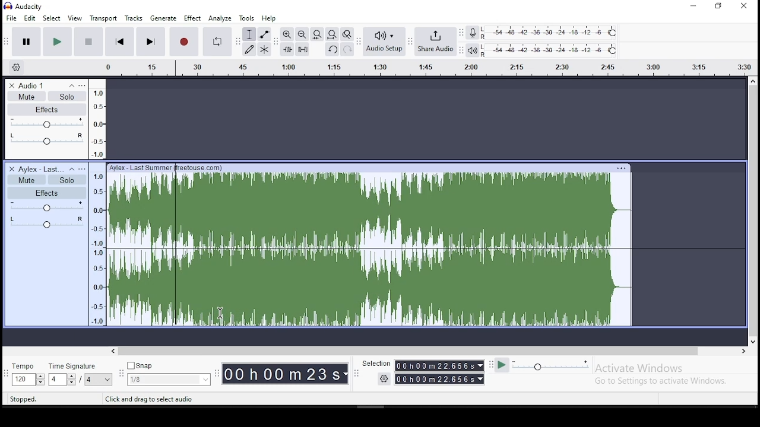 The height and width of the screenshot is (427, 760). What do you see at coordinates (414, 69) in the screenshot?
I see `open menu` at bounding box center [414, 69].